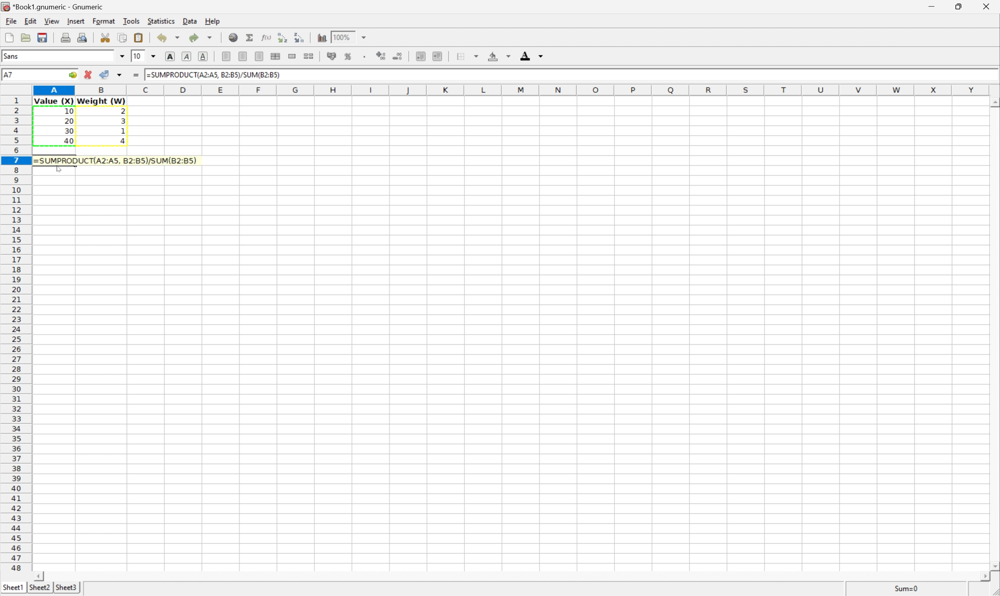 The width and height of the screenshot is (1000, 596). I want to click on Insert chart, so click(322, 38).